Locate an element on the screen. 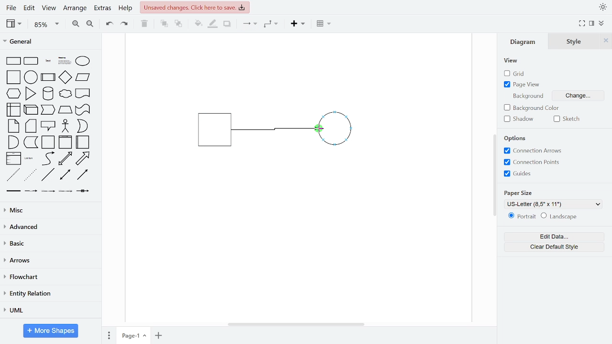 This screenshot has height=344, width=612. pages is located at coordinates (108, 334).